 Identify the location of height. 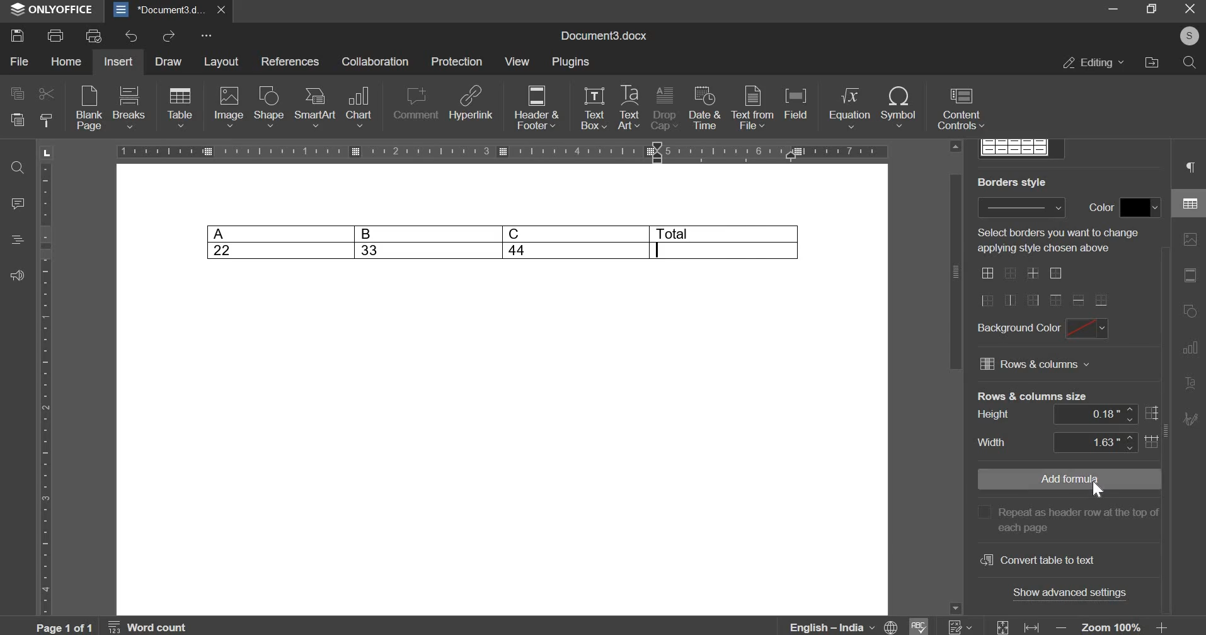
(994, 415).